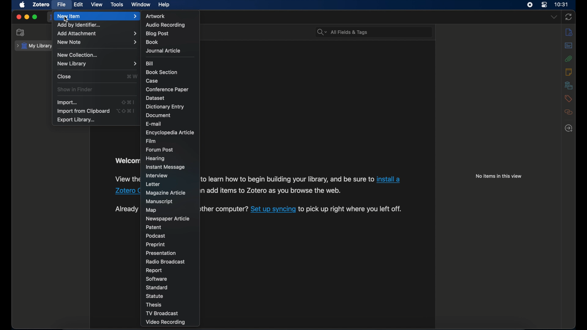 Image resolution: width=587 pixels, height=330 pixels. What do you see at coordinates (554, 17) in the screenshot?
I see `dropdown` at bounding box center [554, 17].